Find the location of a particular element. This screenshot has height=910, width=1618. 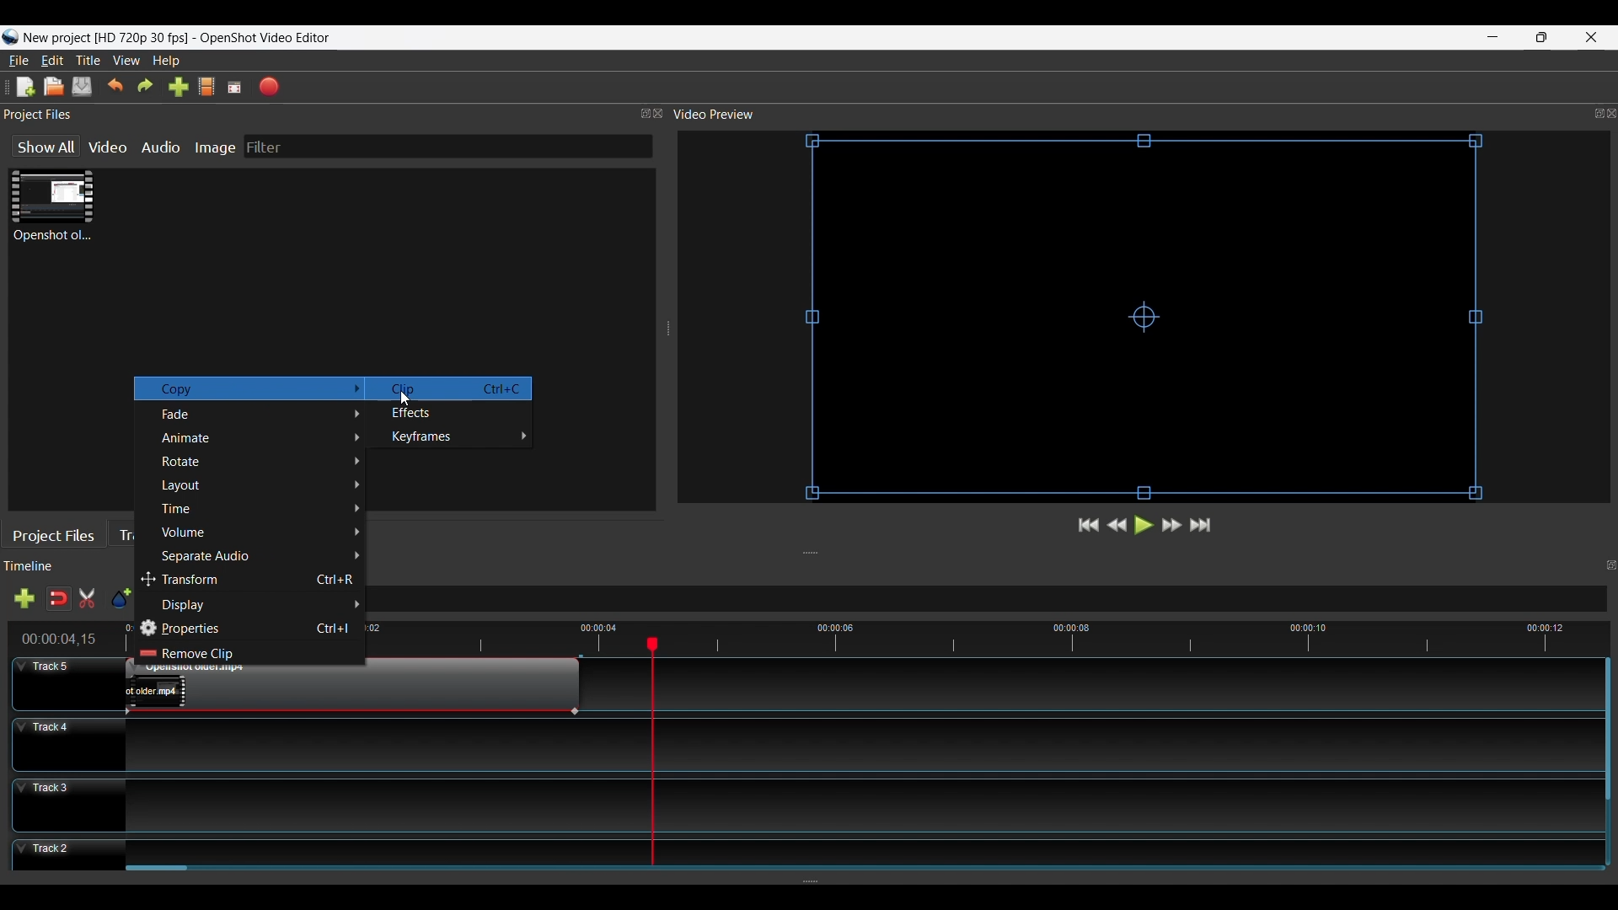

Fullscreen is located at coordinates (236, 87).